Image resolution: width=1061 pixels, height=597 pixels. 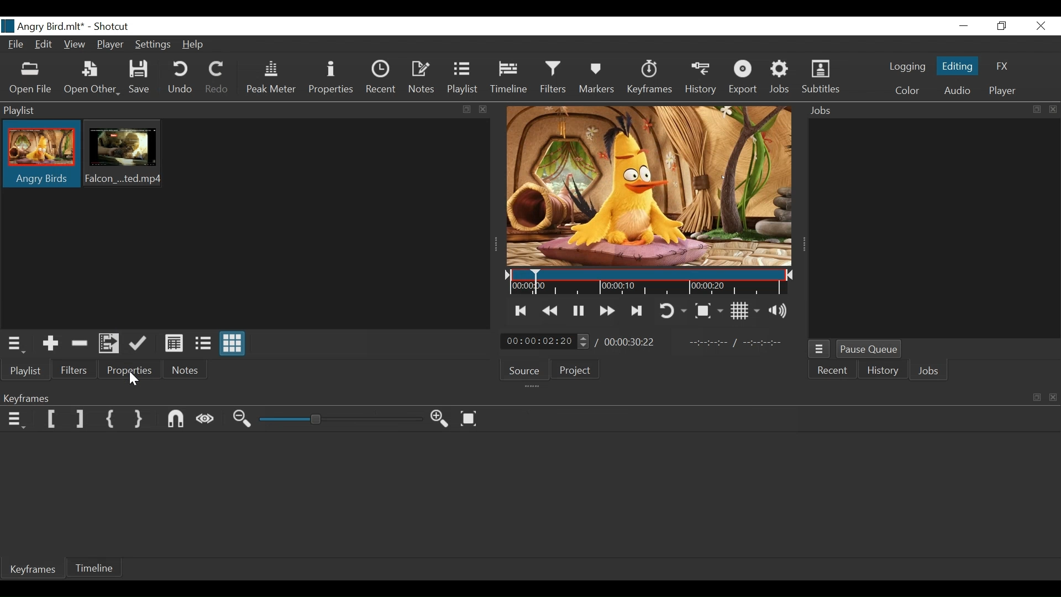 What do you see at coordinates (820, 350) in the screenshot?
I see `Jobs Menu` at bounding box center [820, 350].